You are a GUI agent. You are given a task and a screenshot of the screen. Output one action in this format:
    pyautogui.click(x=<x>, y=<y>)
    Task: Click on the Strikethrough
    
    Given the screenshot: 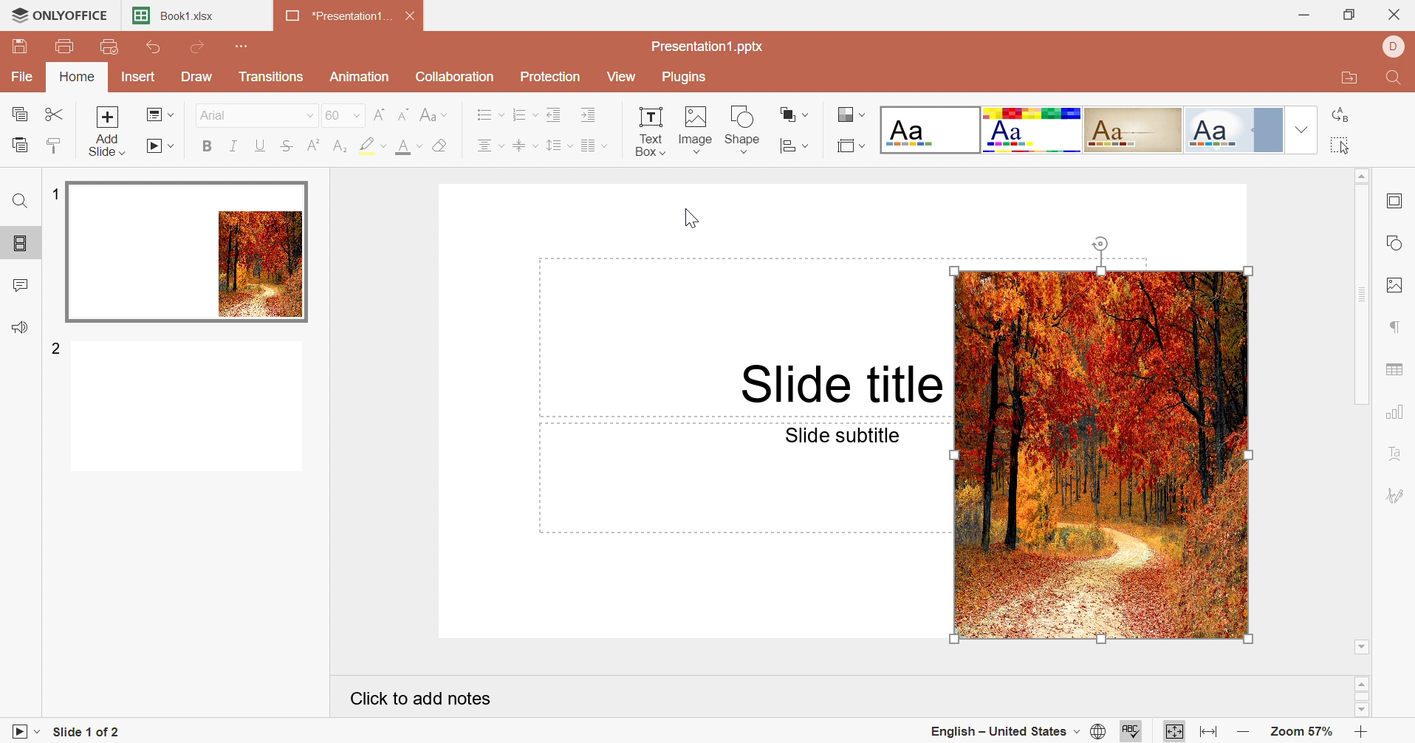 What is the action you would take?
    pyautogui.click(x=285, y=148)
    